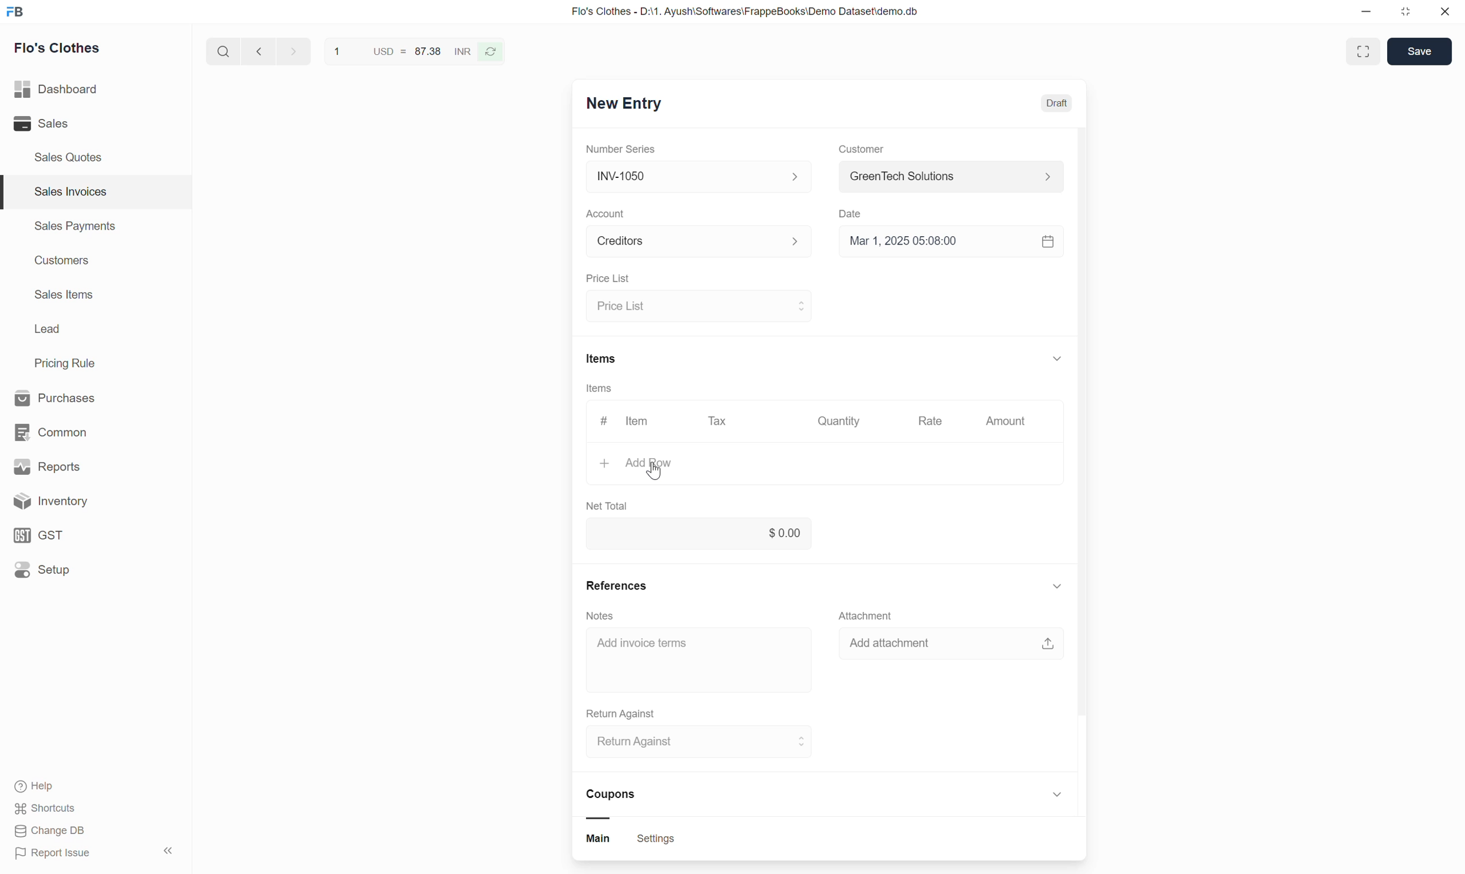 The width and height of the screenshot is (1465, 874). What do you see at coordinates (88, 501) in the screenshot?
I see `Inventory ` at bounding box center [88, 501].